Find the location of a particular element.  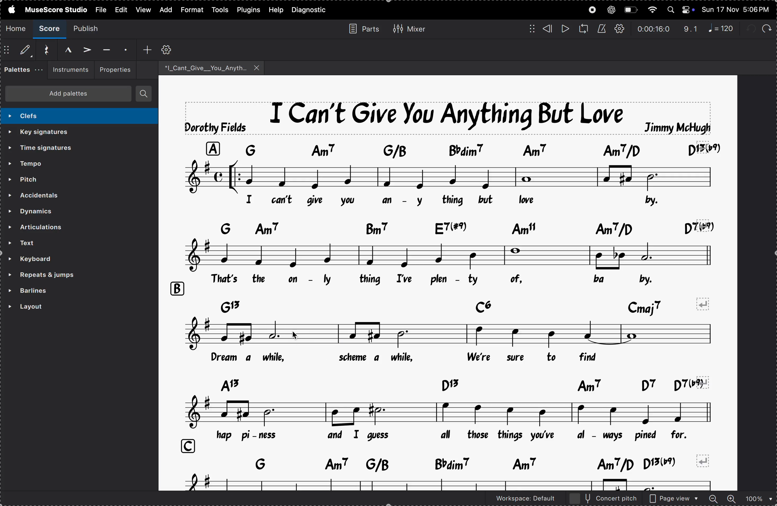

instrument is located at coordinates (68, 70).